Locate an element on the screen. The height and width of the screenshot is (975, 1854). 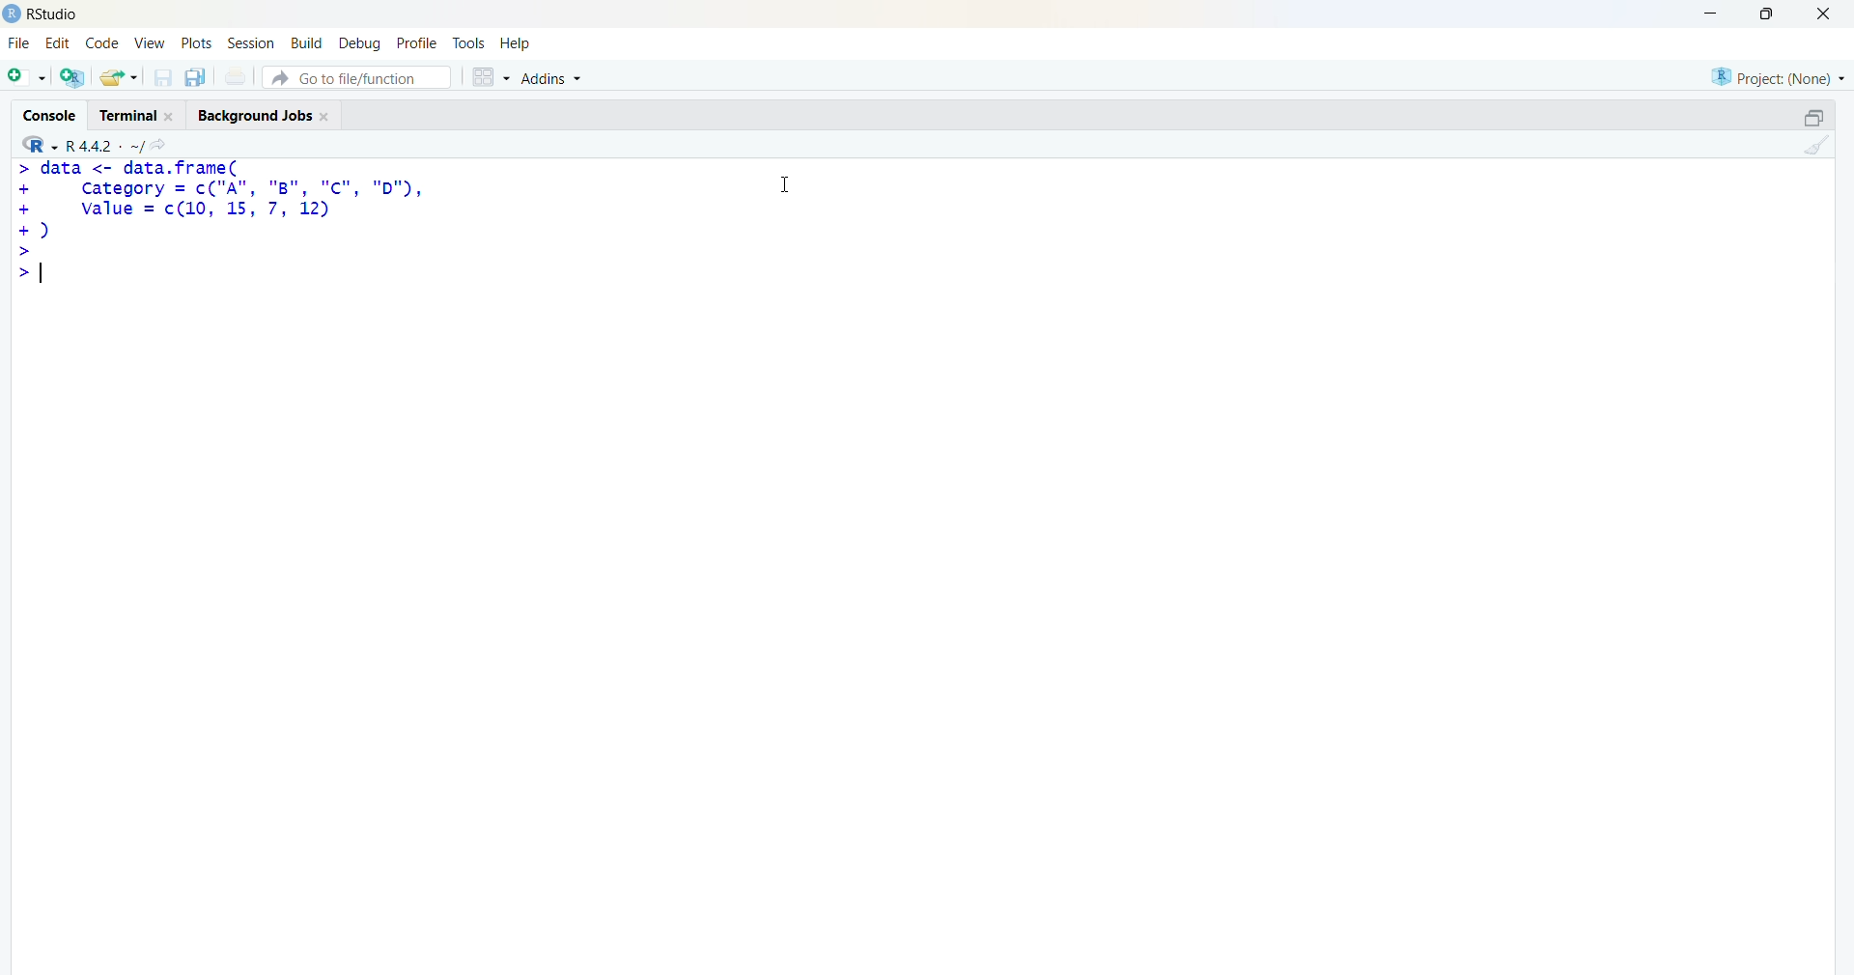
View is located at coordinates (151, 43).